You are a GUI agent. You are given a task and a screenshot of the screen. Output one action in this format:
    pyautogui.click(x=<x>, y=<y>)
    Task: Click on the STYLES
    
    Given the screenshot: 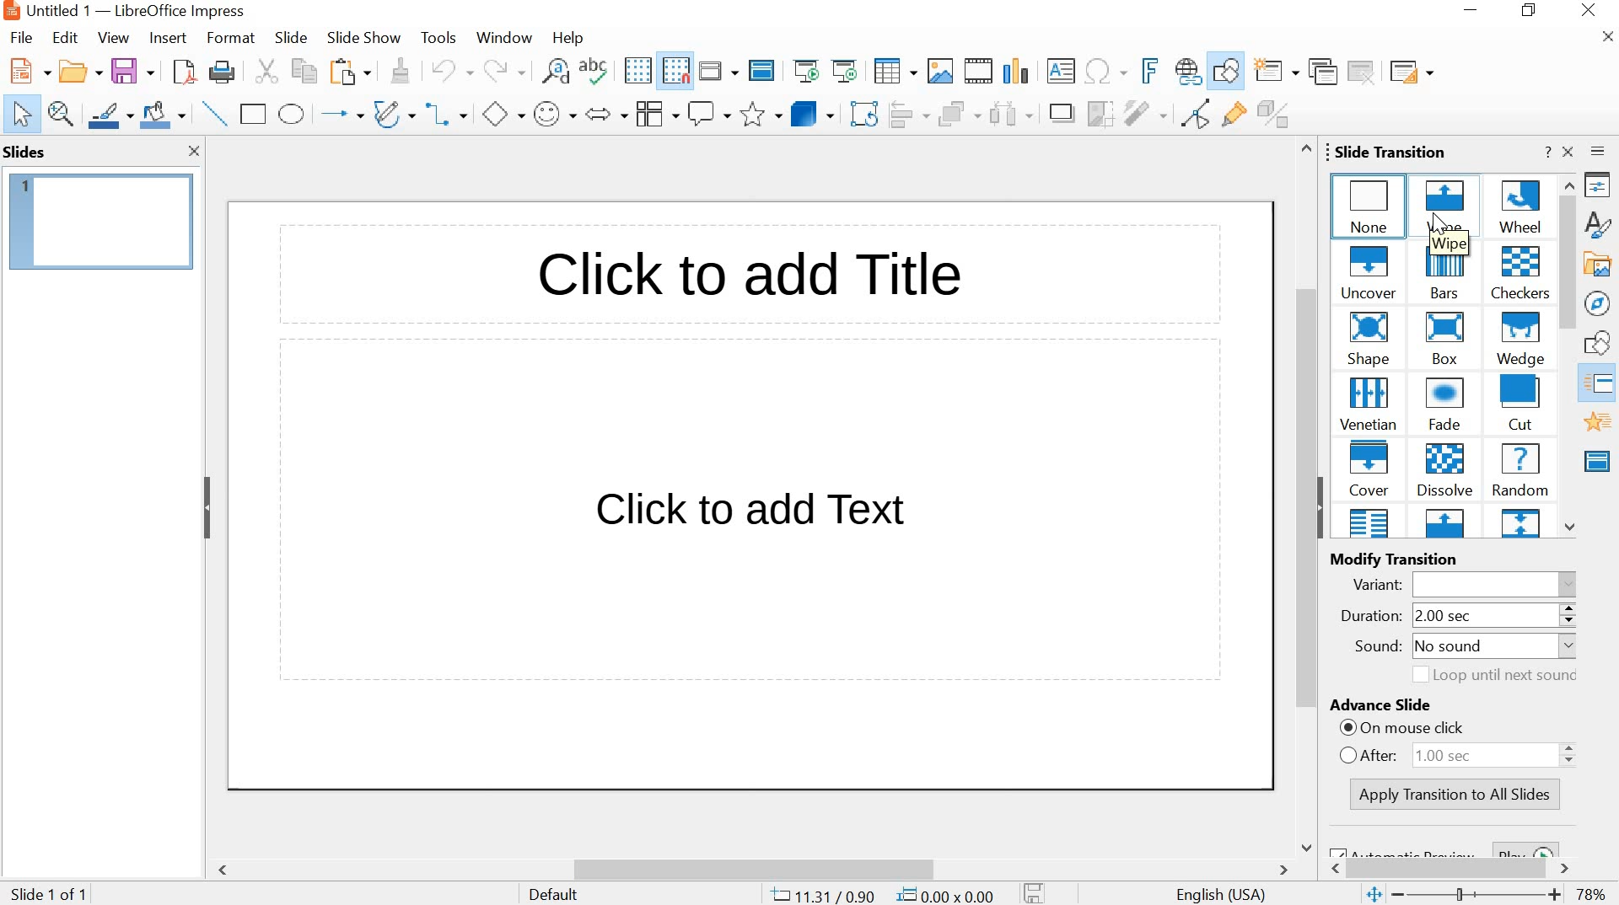 What is the action you would take?
    pyautogui.click(x=1599, y=224)
    